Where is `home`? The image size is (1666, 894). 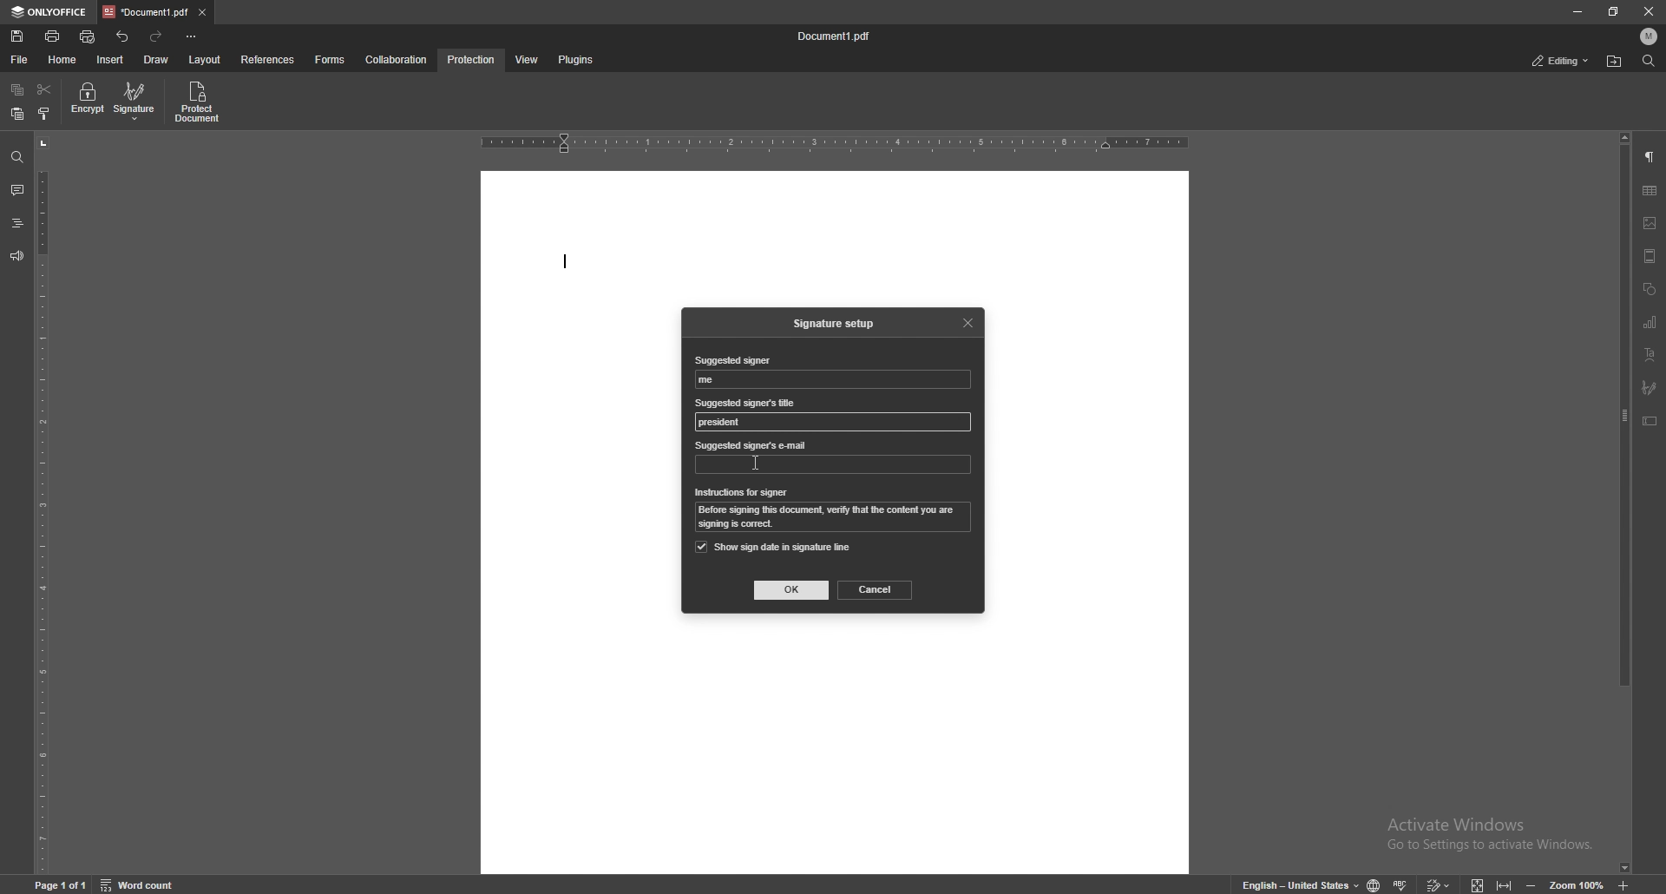
home is located at coordinates (65, 60).